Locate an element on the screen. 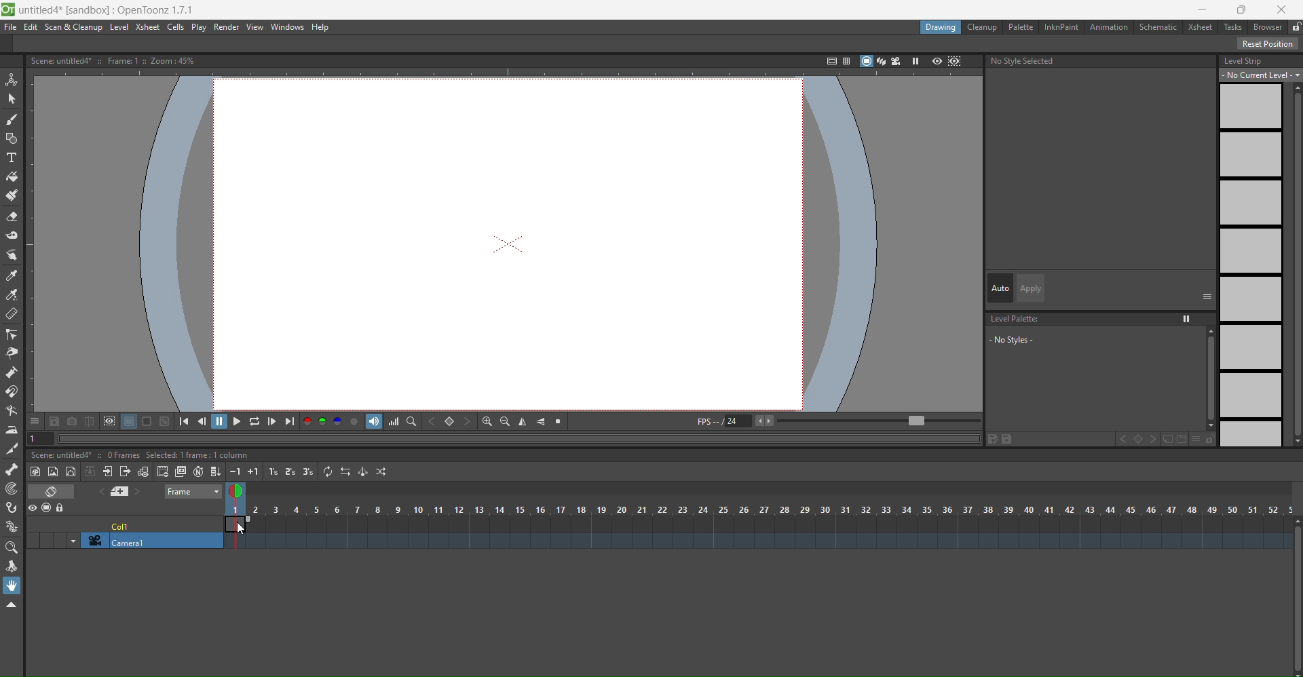  options is located at coordinates (35, 421).